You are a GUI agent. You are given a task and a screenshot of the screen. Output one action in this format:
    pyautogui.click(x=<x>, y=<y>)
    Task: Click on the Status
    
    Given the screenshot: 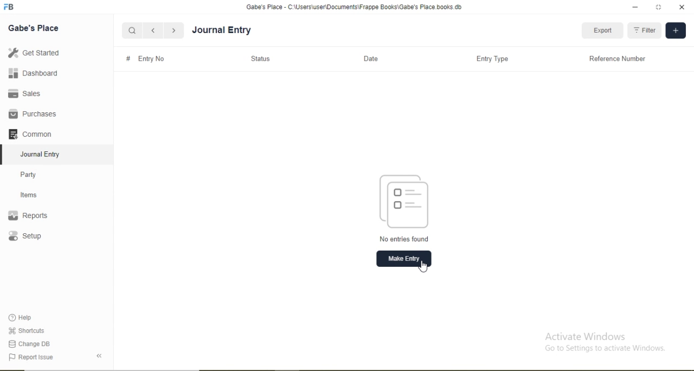 What is the action you would take?
    pyautogui.click(x=263, y=59)
    